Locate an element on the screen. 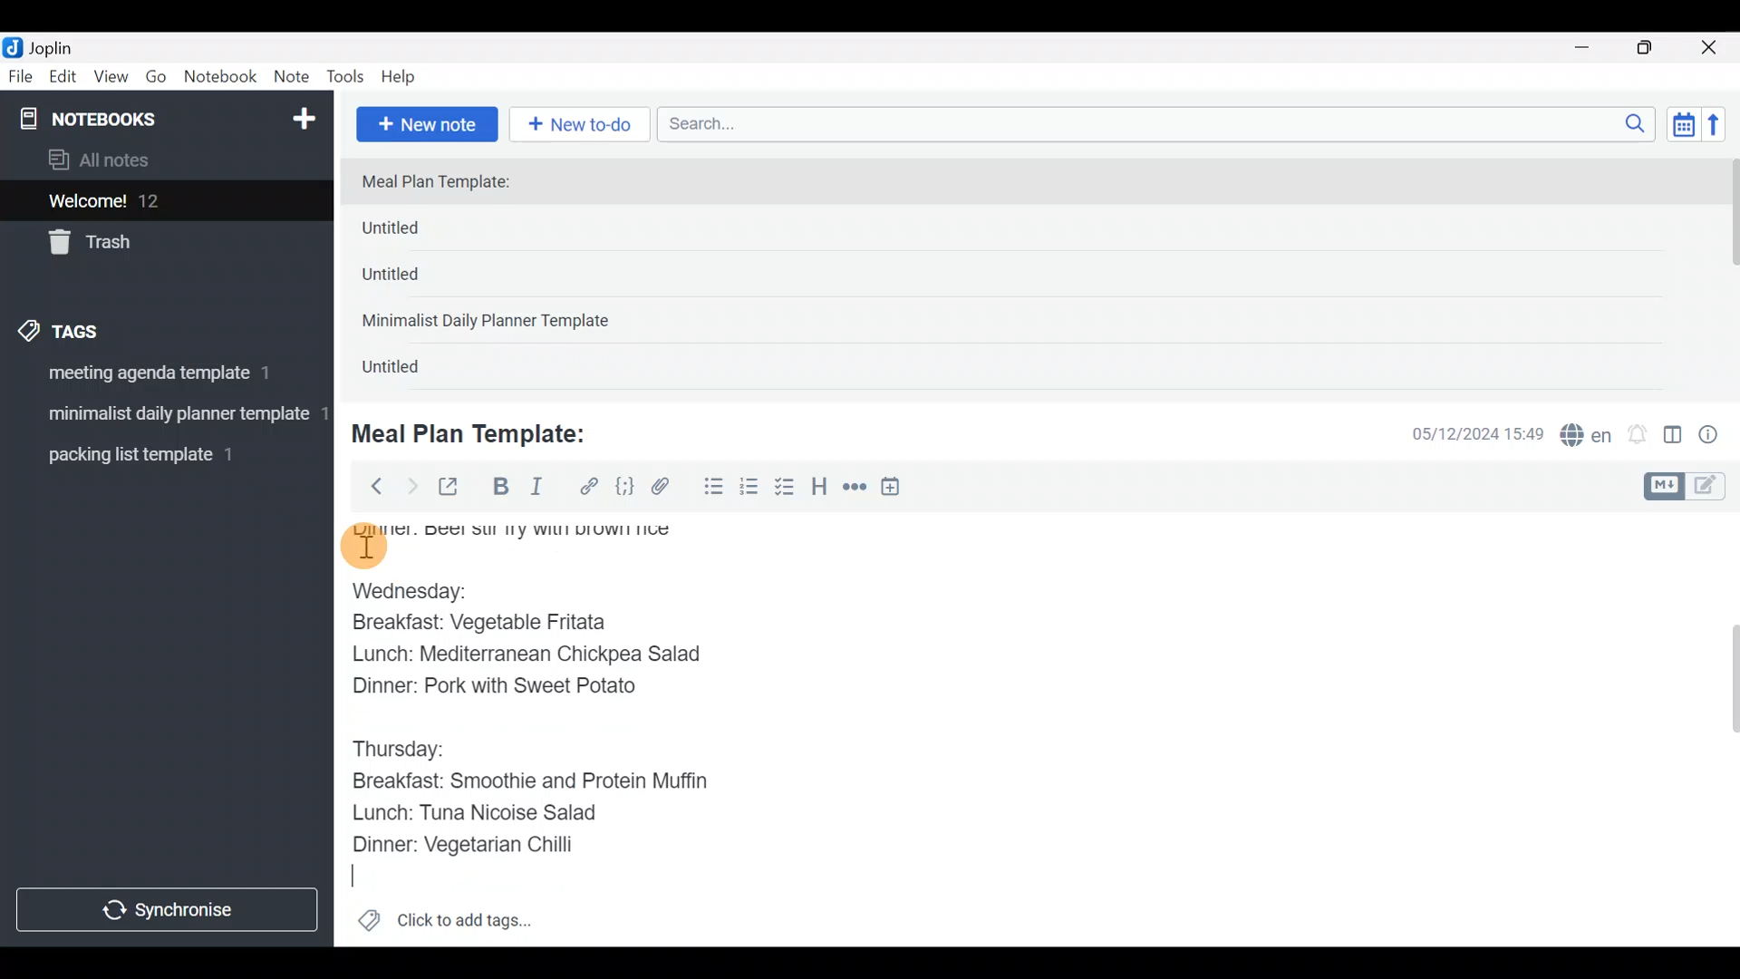  Maximize is located at coordinates (1656, 48).